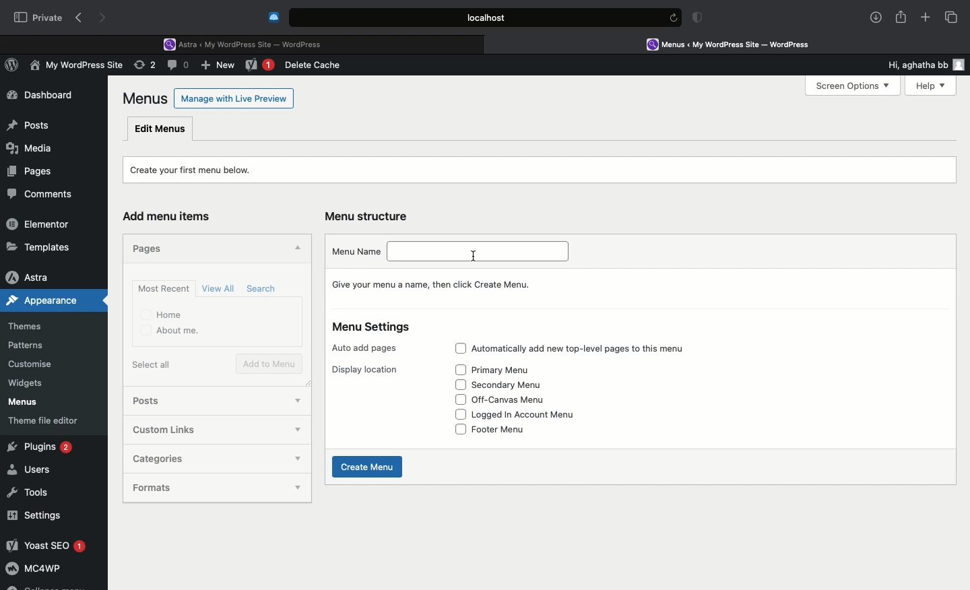  What do you see at coordinates (436, 284) in the screenshot?
I see `Give your menu a name, then click Create Menu` at bounding box center [436, 284].